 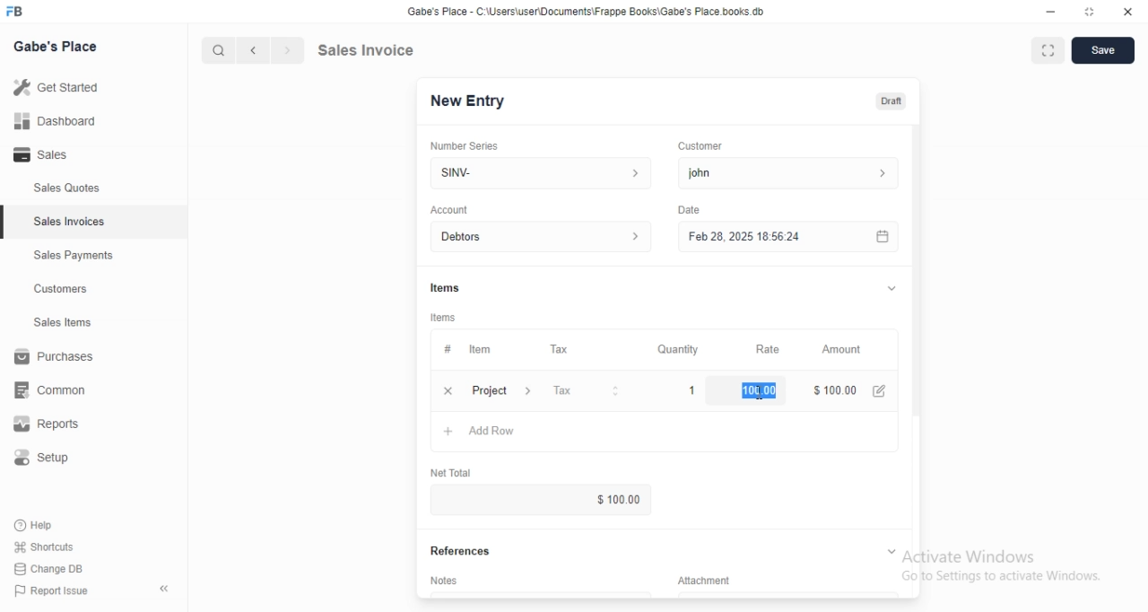 What do you see at coordinates (57, 594) in the screenshot?
I see `PP Report Issue.` at bounding box center [57, 594].